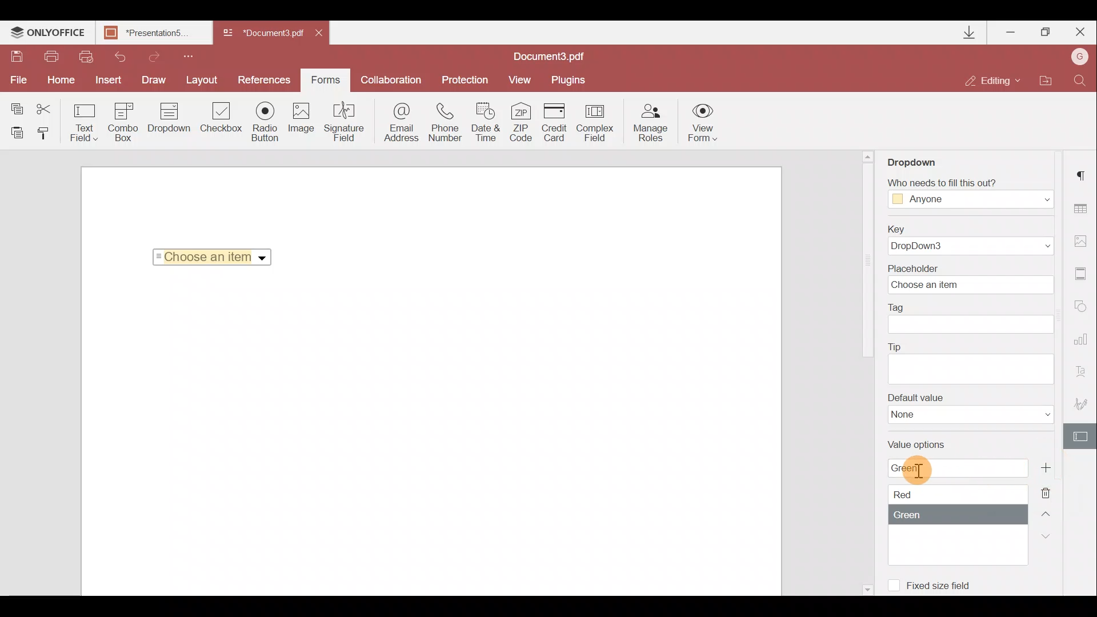  Describe the element at coordinates (1048, 490) in the screenshot. I see `Remove` at that location.